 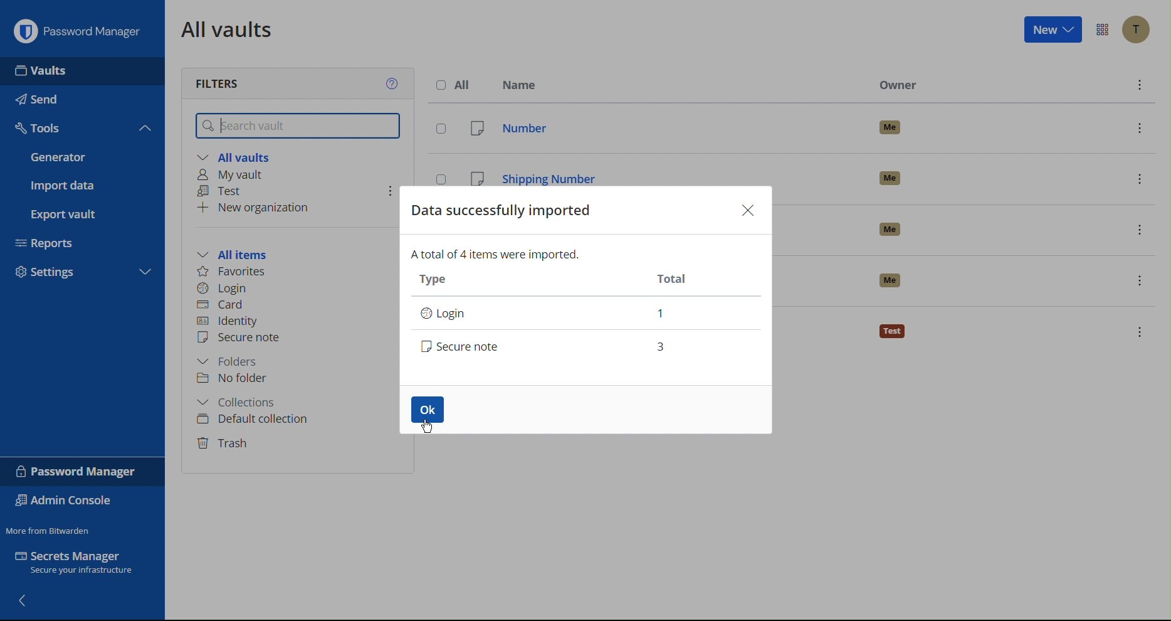 What do you see at coordinates (301, 127) in the screenshot?
I see `Search vault` at bounding box center [301, 127].